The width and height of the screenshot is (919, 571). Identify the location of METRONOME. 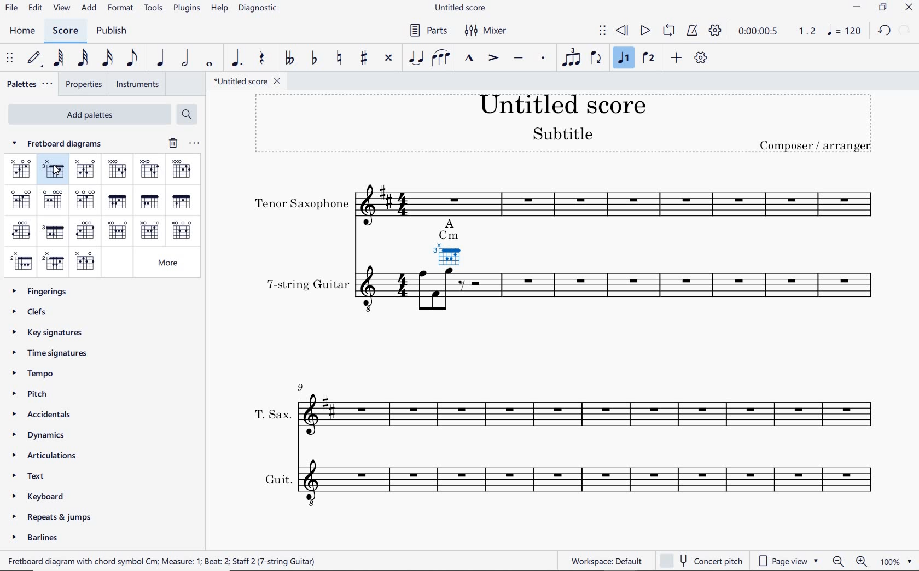
(692, 31).